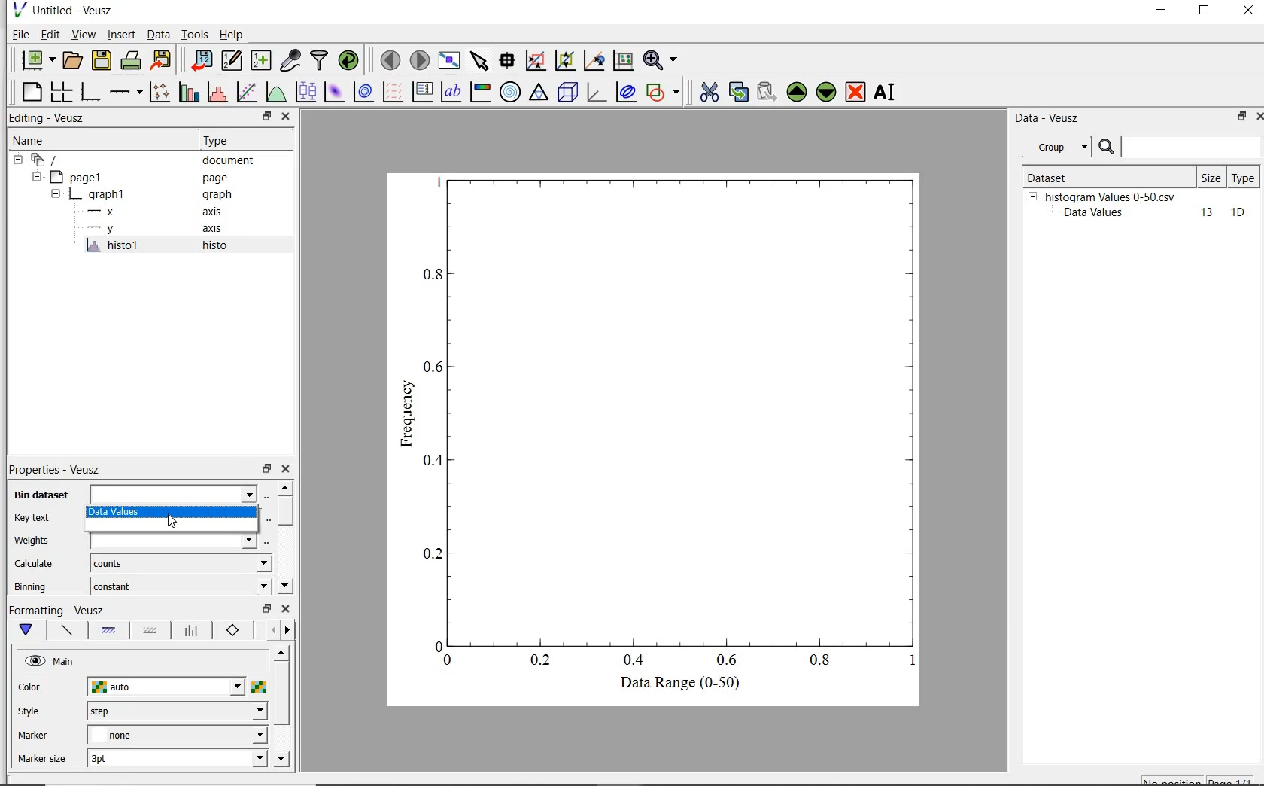 The height and width of the screenshot is (786, 1264). Describe the element at coordinates (132, 59) in the screenshot. I see `print the document` at that location.